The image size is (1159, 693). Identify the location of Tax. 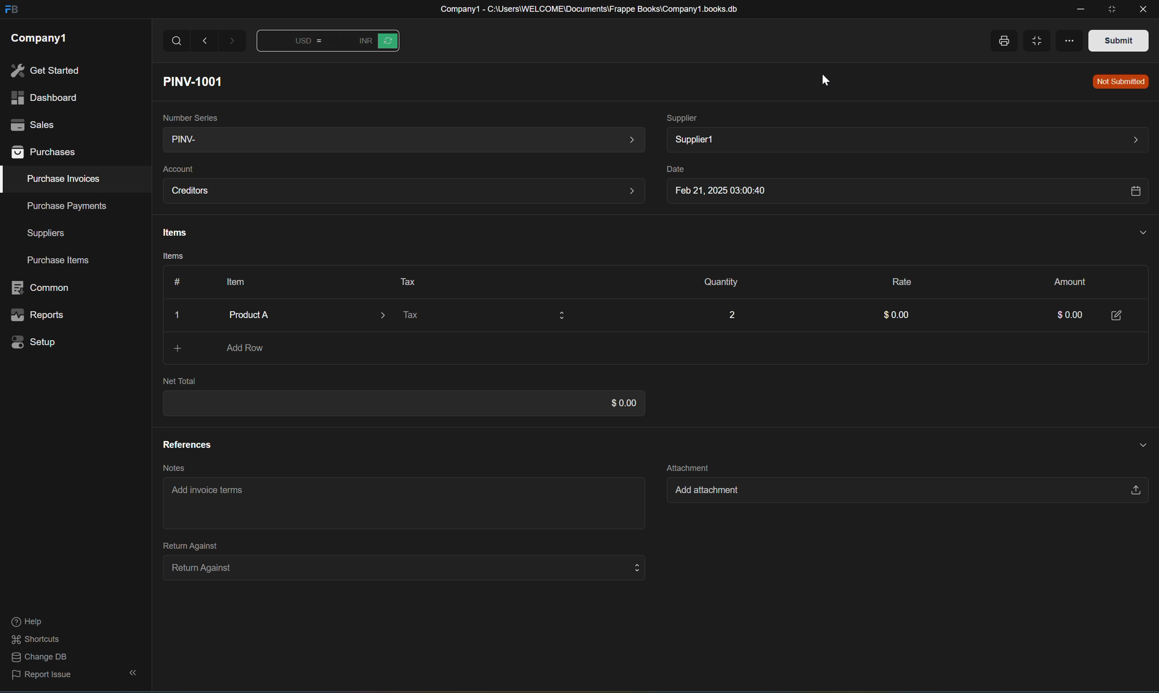
(404, 281).